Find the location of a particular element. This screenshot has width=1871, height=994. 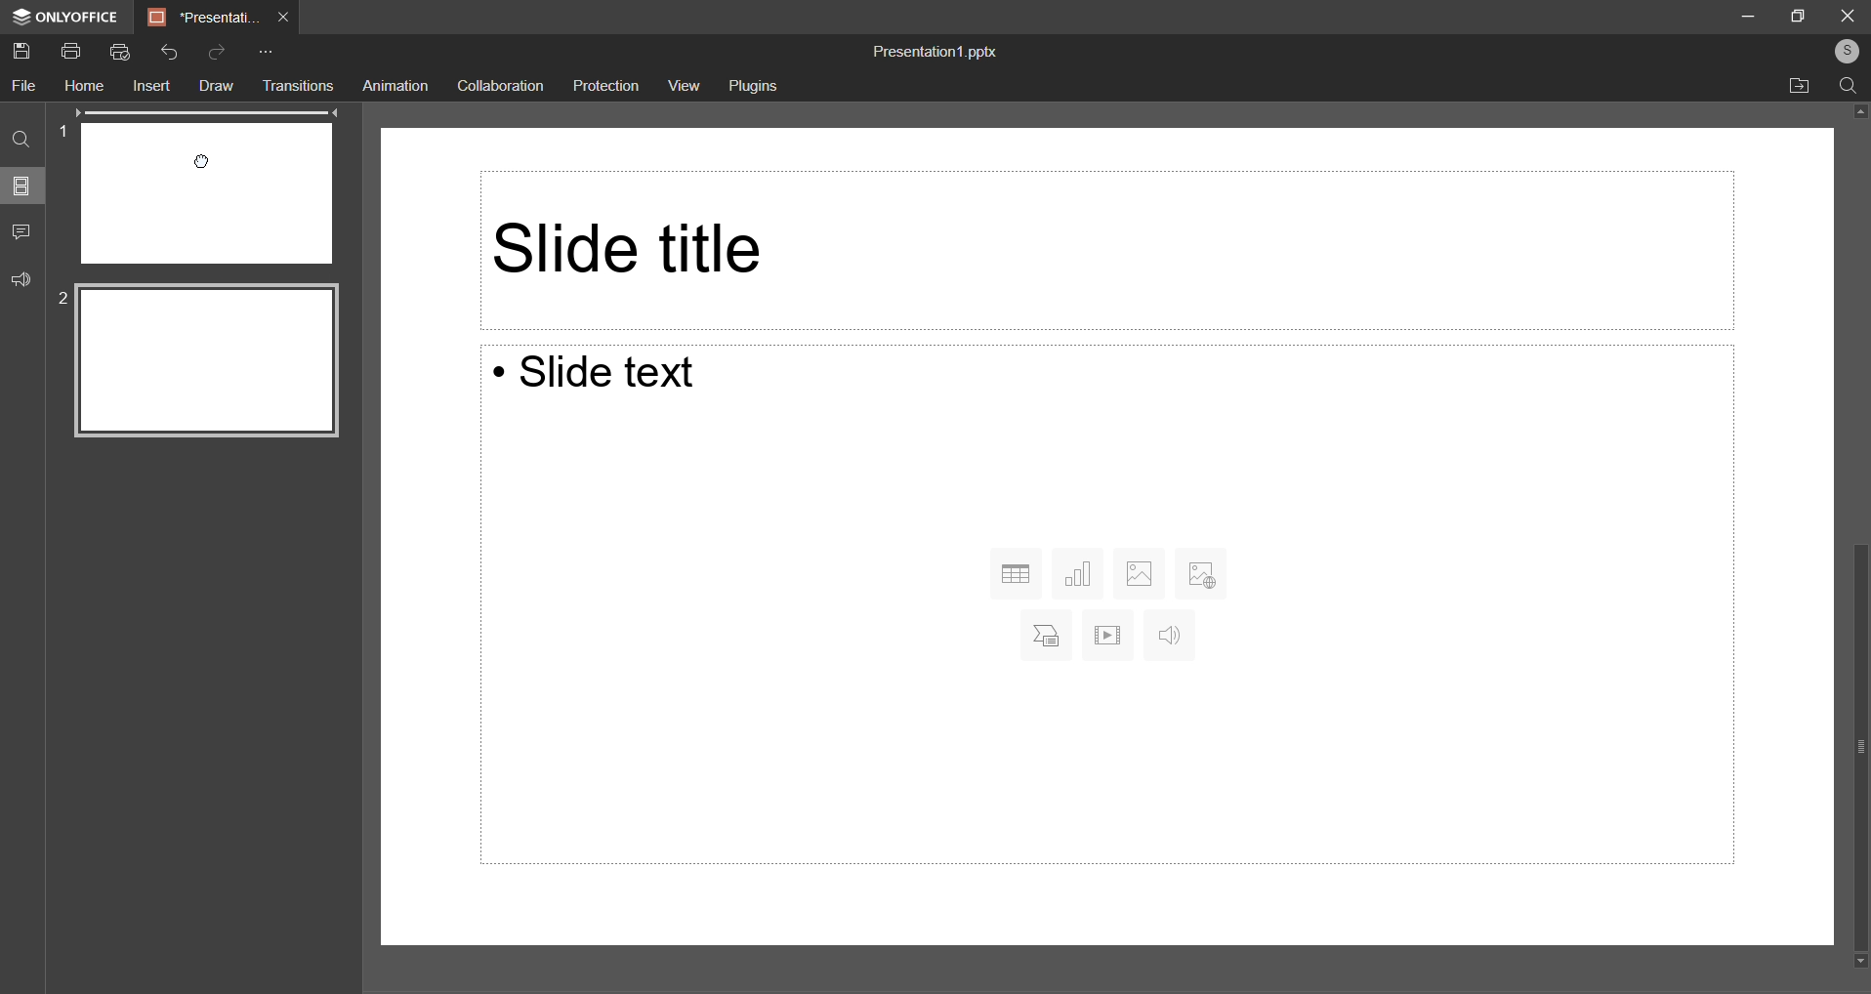

Maximize is located at coordinates (1799, 14).